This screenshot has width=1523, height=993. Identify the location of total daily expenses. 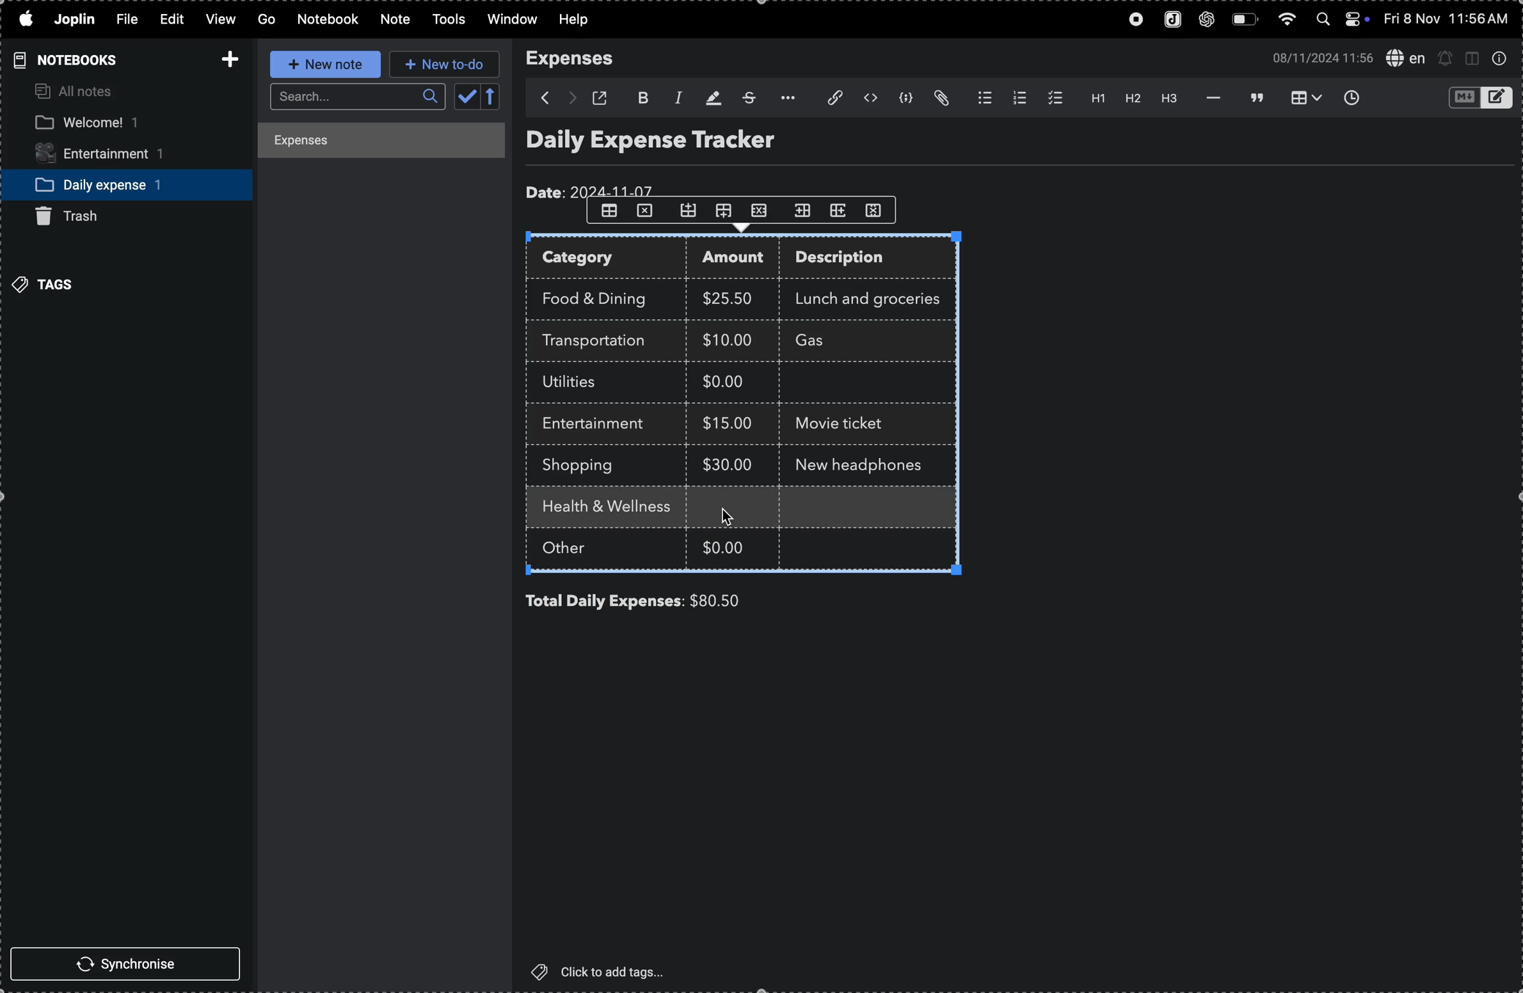
(605, 601).